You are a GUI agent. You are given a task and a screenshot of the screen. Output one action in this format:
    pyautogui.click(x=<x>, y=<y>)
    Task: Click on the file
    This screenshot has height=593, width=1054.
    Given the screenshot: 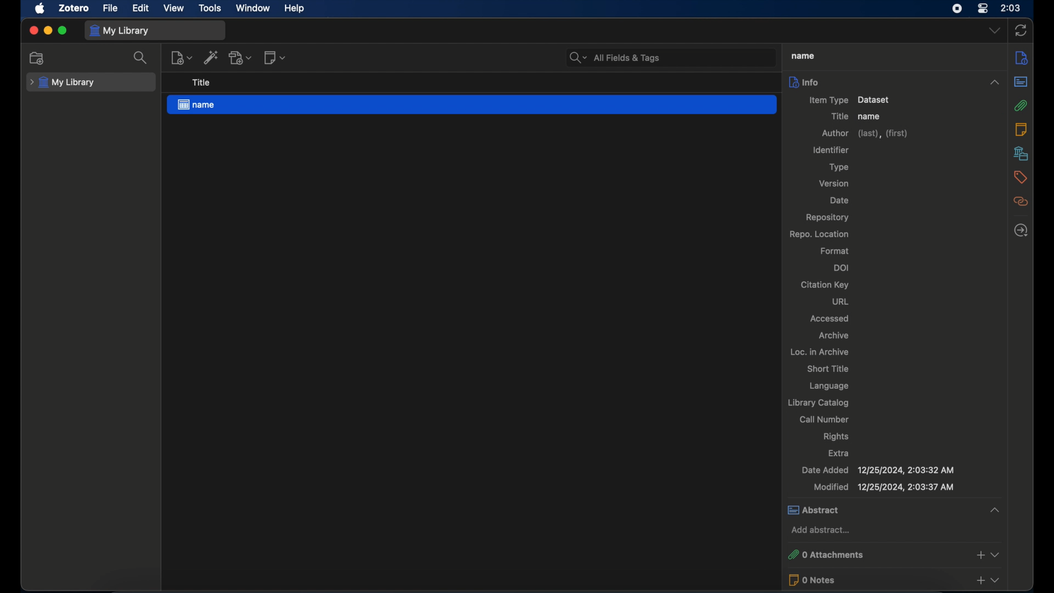 What is the action you would take?
    pyautogui.click(x=110, y=8)
    